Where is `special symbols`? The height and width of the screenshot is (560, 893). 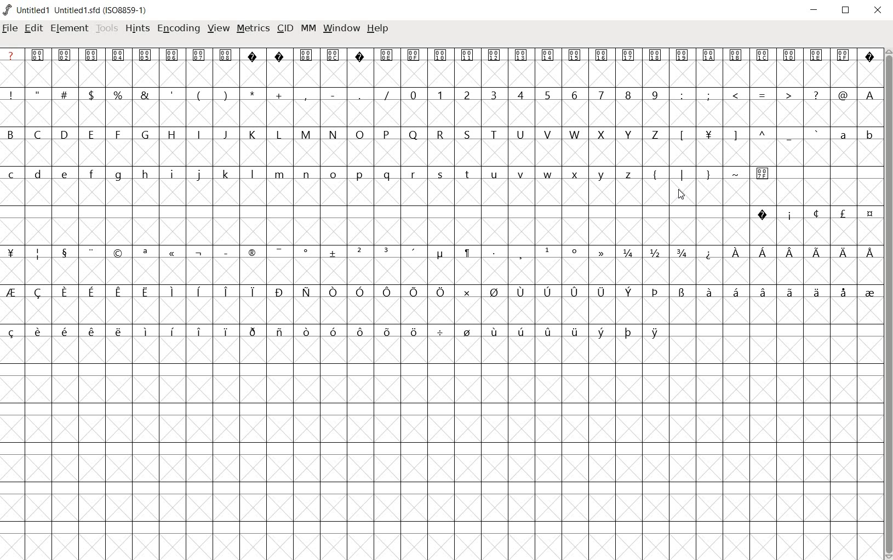
special symbols is located at coordinates (442, 55).